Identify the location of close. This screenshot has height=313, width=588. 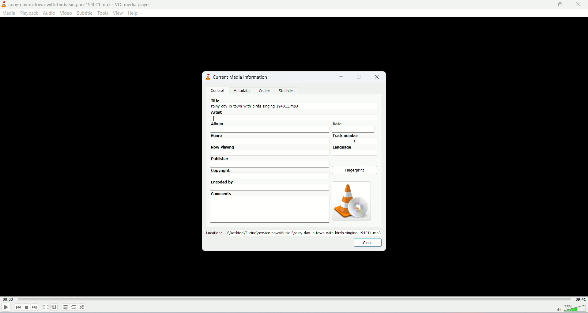
(578, 5).